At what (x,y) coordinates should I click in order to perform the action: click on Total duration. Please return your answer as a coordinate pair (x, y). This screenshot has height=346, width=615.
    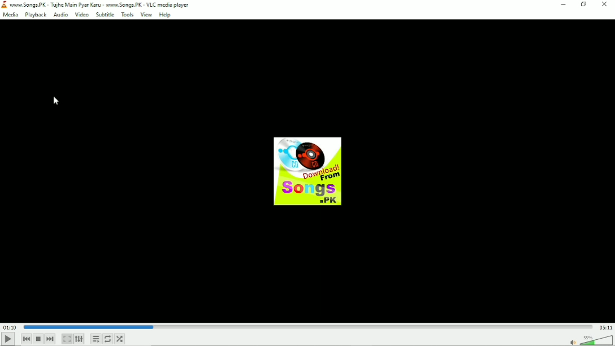
    Looking at the image, I should click on (605, 327).